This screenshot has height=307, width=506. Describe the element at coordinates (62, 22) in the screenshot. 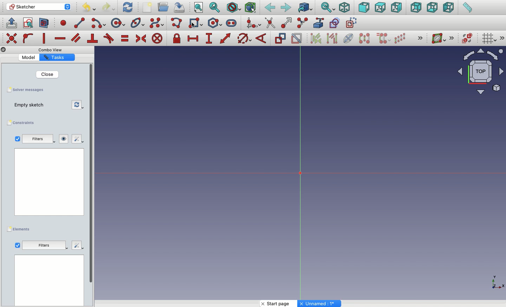

I see `point` at that location.